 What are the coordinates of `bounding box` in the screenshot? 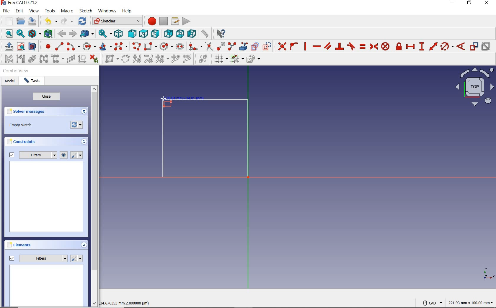 It's located at (47, 33).